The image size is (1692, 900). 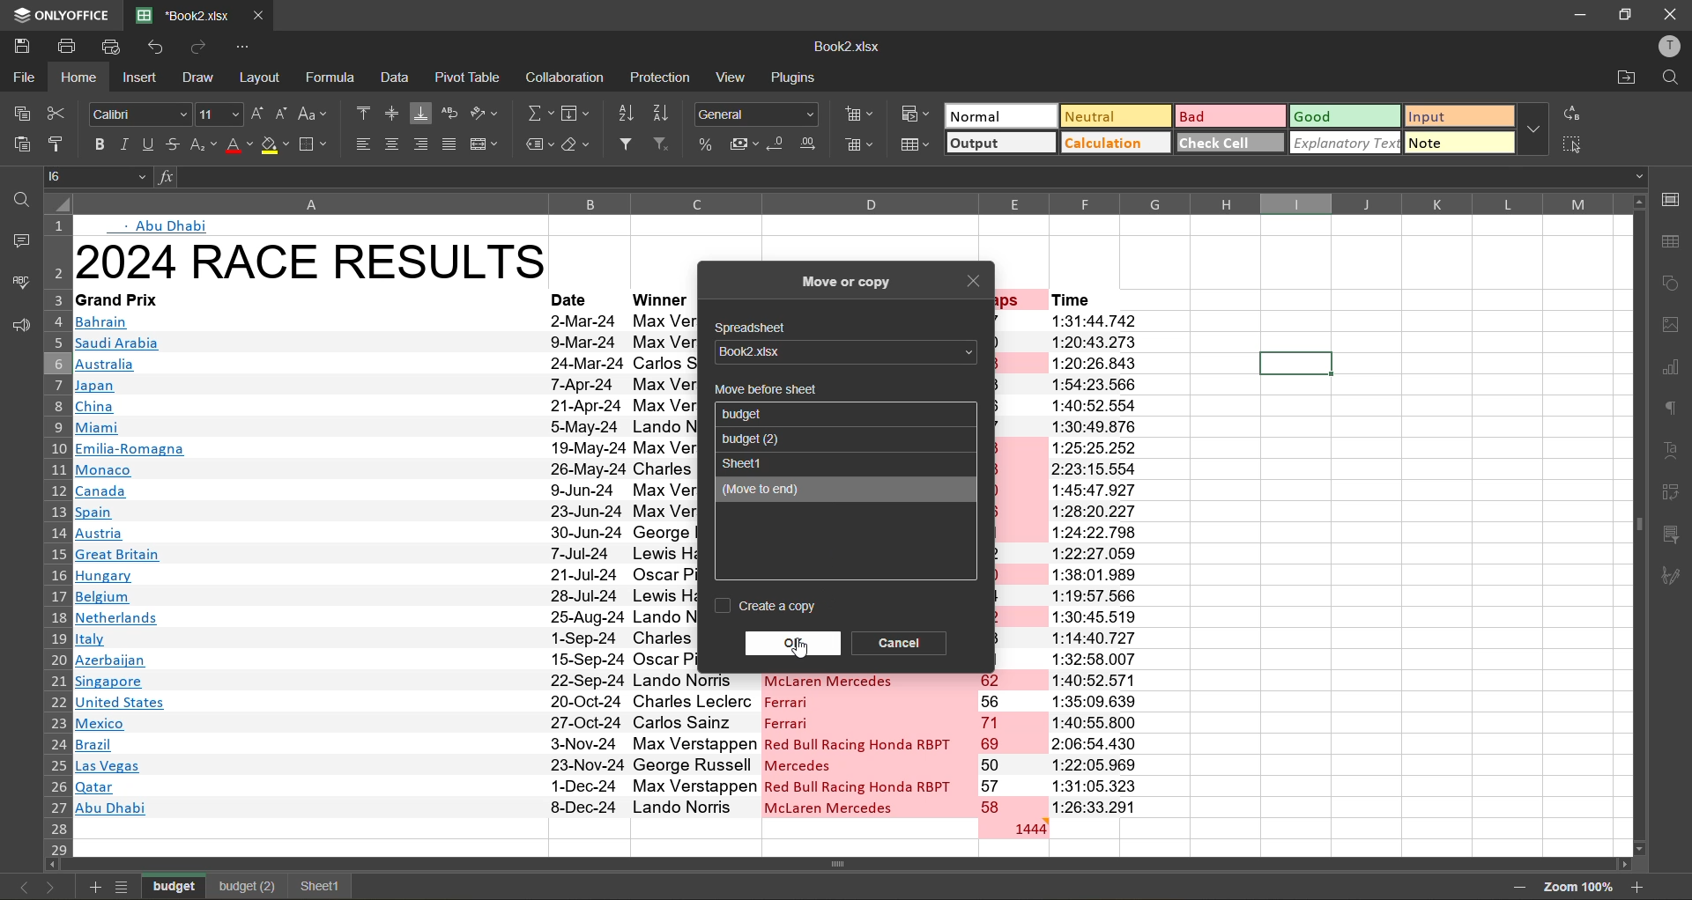 What do you see at coordinates (216, 115) in the screenshot?
I see `font size` at bounding box center [216, 115].